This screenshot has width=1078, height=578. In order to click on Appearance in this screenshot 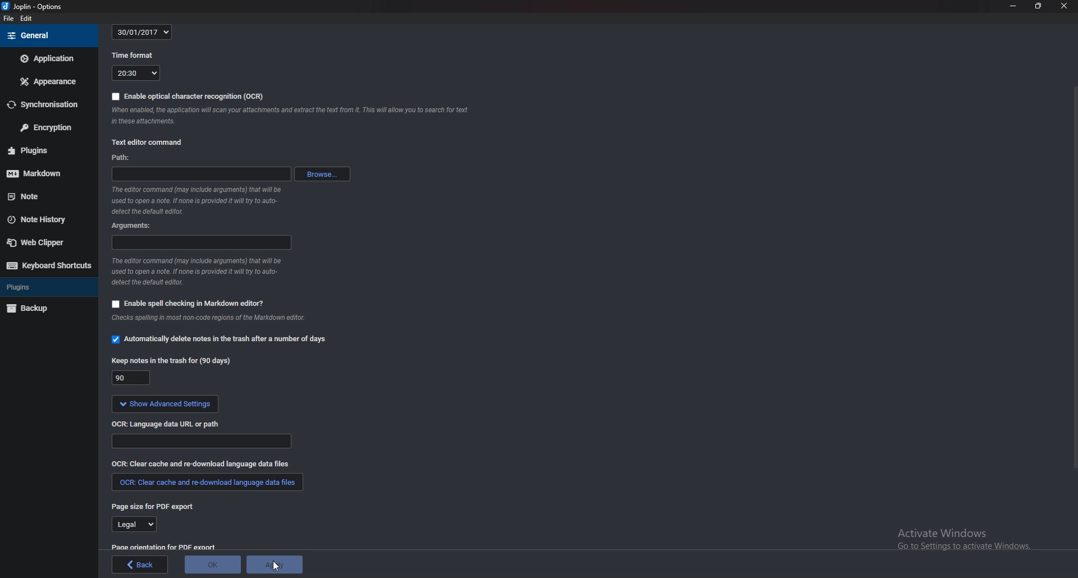, I will do `click(46, 82)`.